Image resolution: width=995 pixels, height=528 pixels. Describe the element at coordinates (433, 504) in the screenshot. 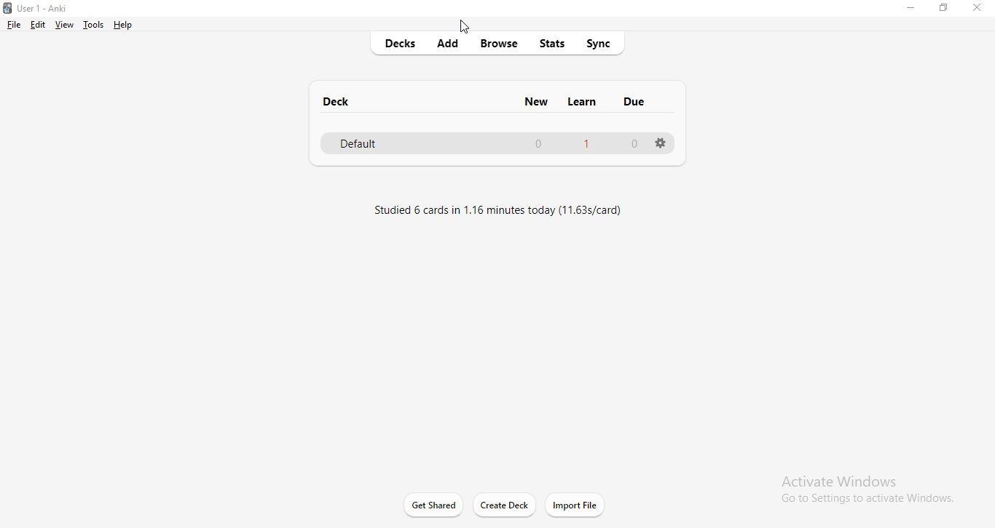

I see `get started` at that location.